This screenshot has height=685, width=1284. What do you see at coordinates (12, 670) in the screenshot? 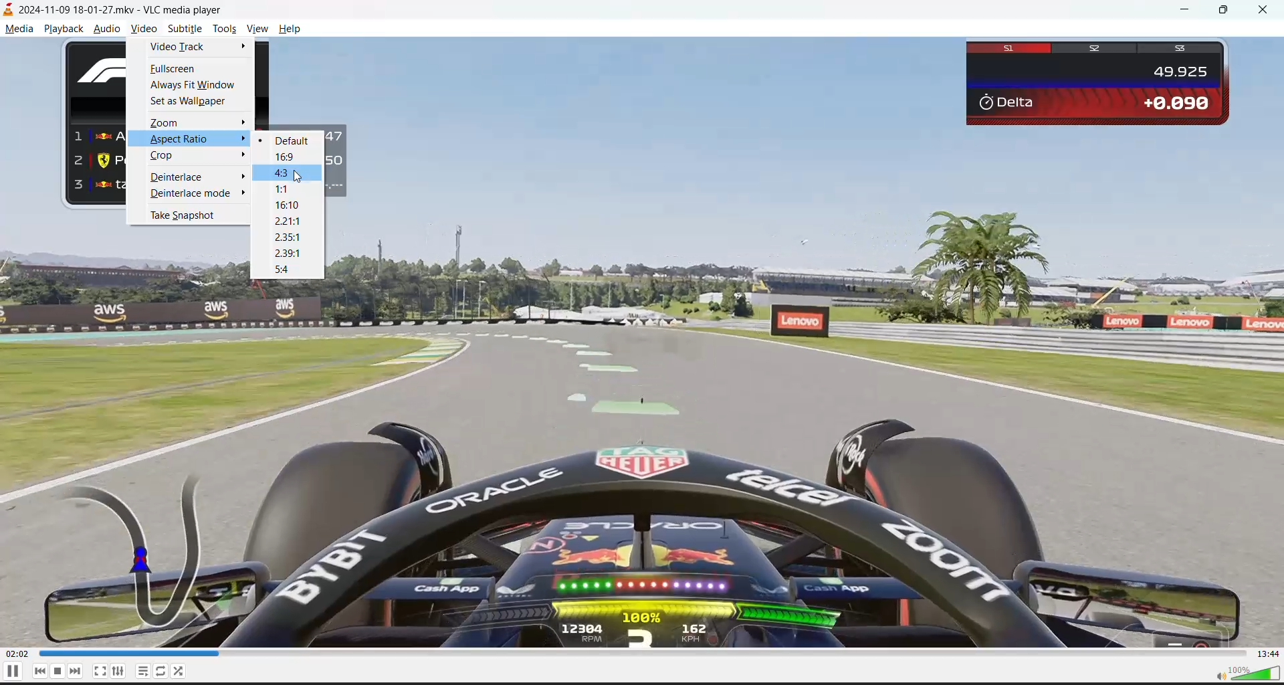
I see `pause` at bounding box center [12, 670].